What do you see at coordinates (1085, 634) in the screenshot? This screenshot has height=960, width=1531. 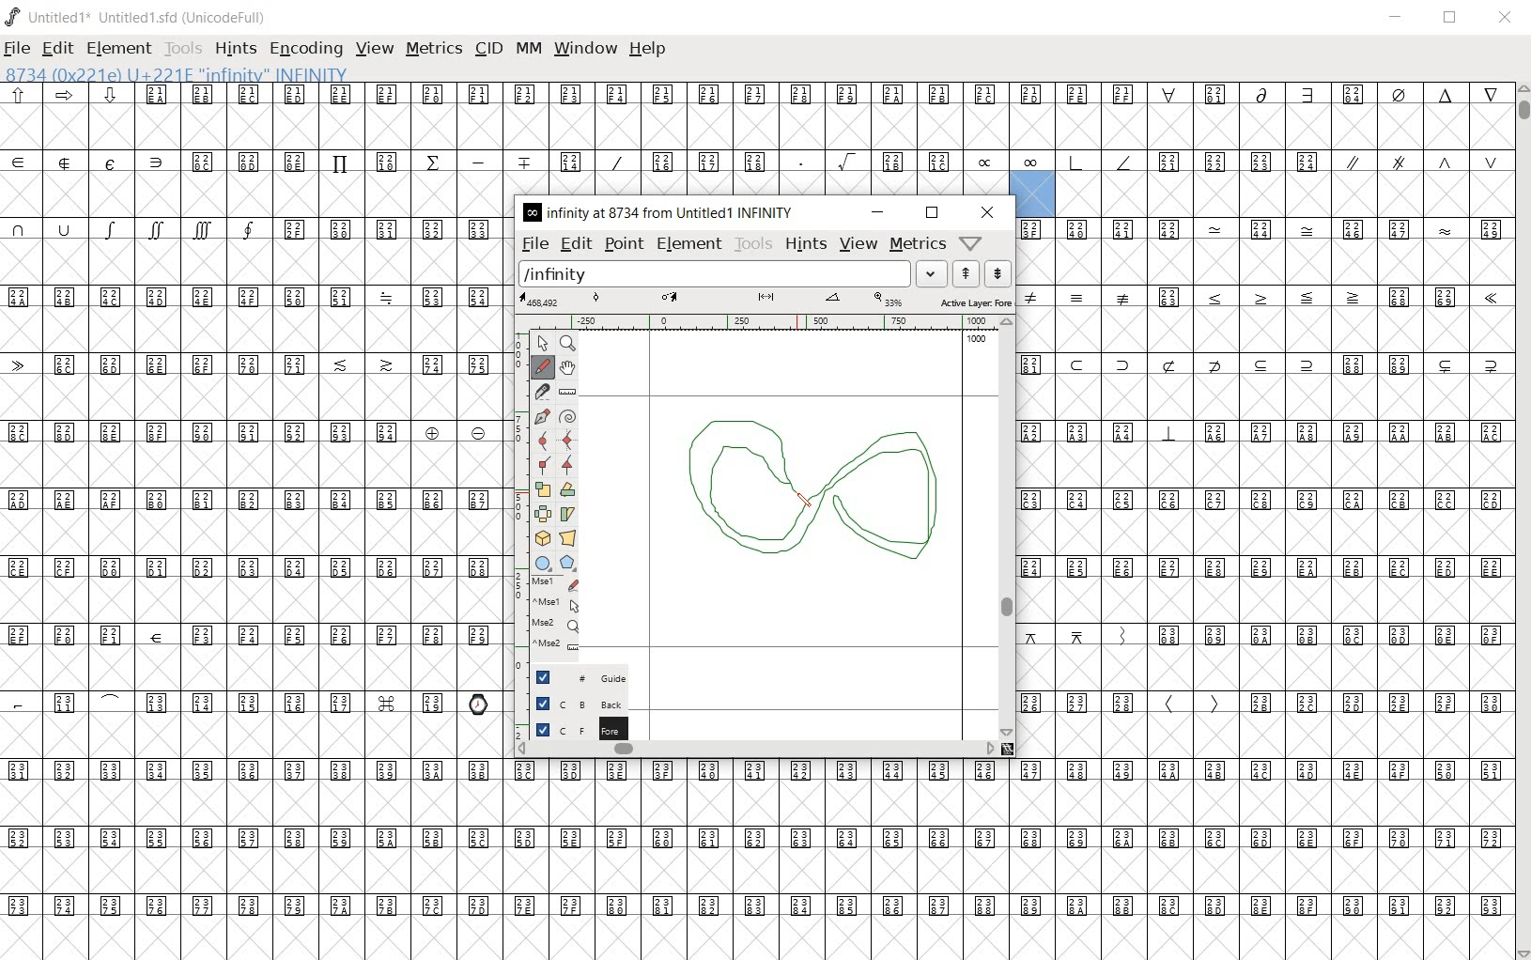 I see `symbols` at bounding box center [1085, 634].